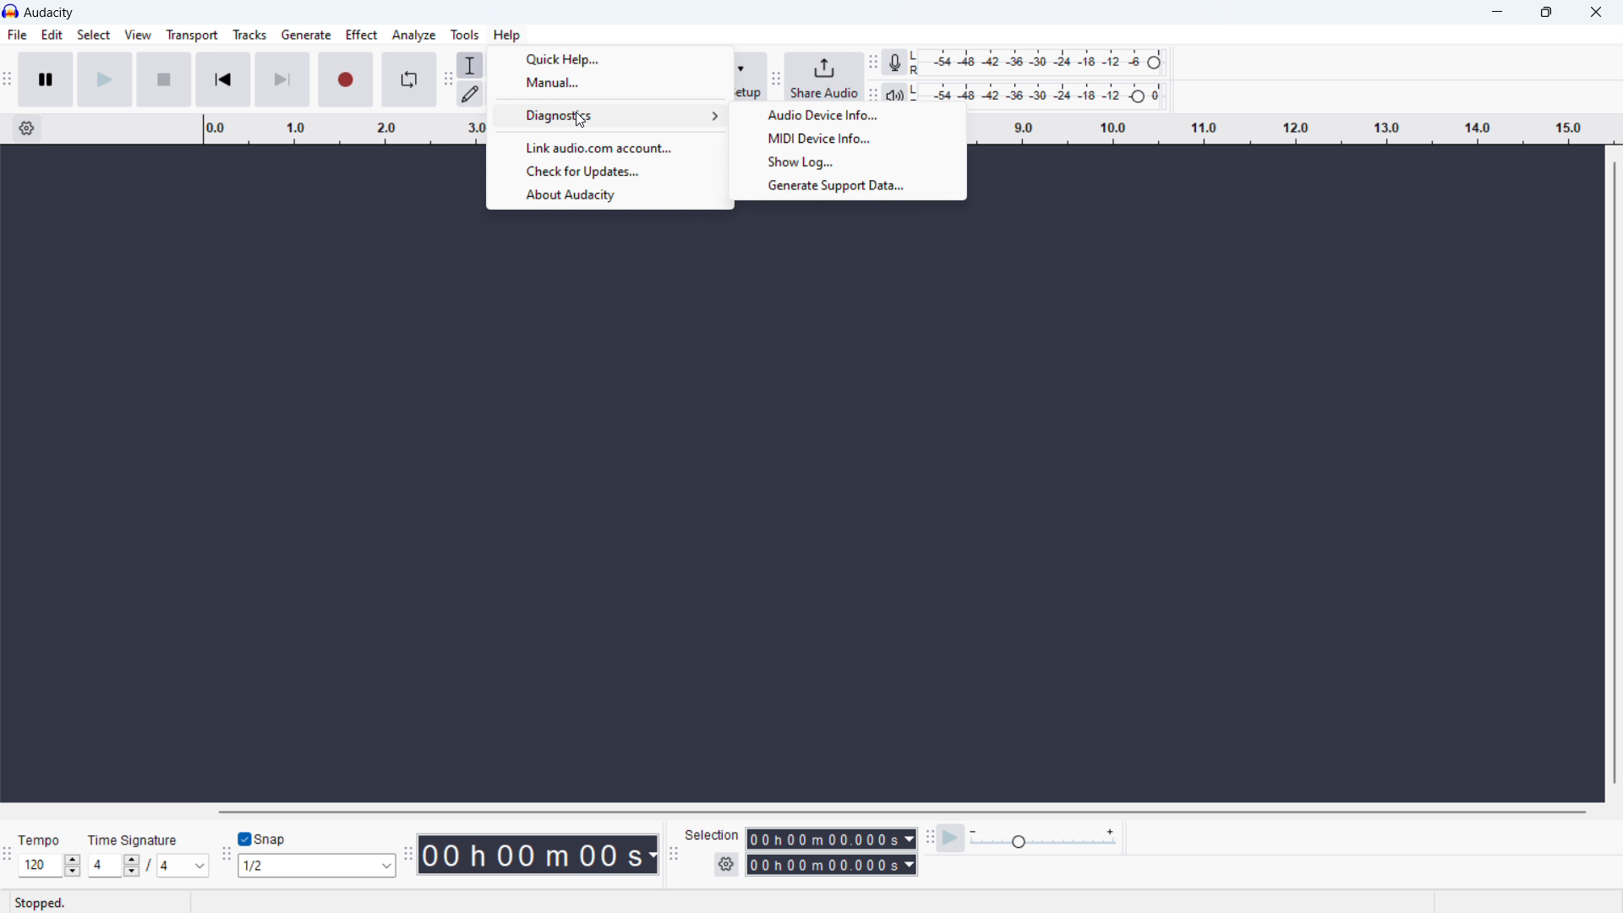 The width and height of the screenshot is (1623, 913). Describe the element at coordinates (926, 837) in the screenshot. I see `play at speed toolbar` at that location.